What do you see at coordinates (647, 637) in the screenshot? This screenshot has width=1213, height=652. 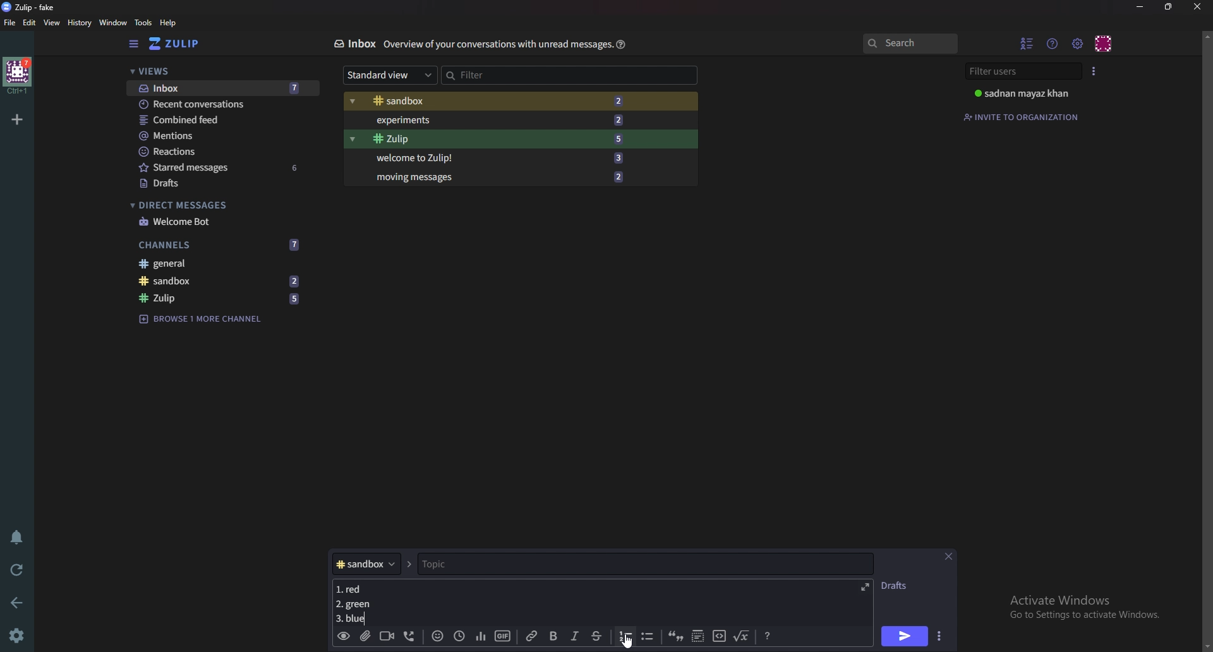 I see `Bullet list` at bounding box center [647, 637].